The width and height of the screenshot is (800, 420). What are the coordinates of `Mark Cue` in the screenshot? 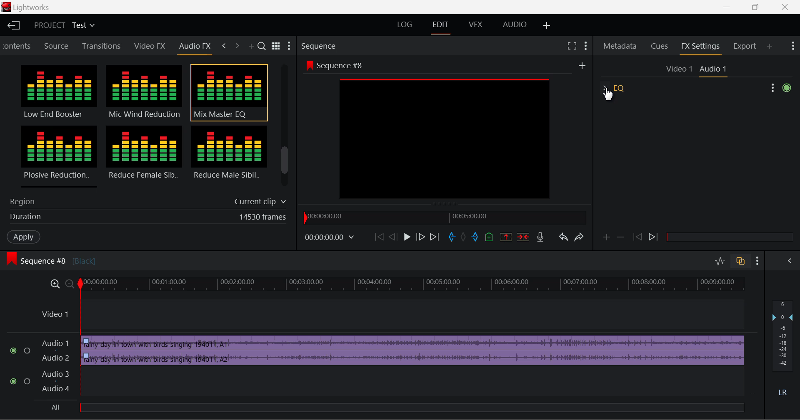 It's located at (488, 237).